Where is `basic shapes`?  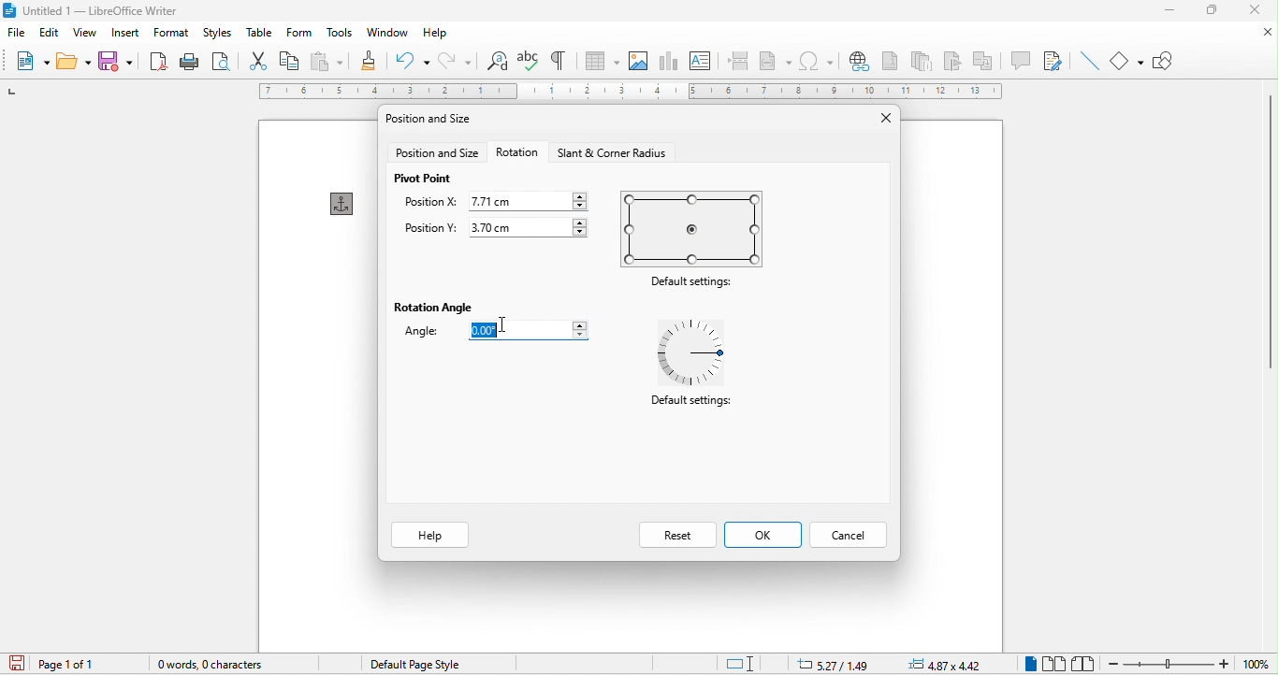 basic shapes is located at coordinates (1128, 60).